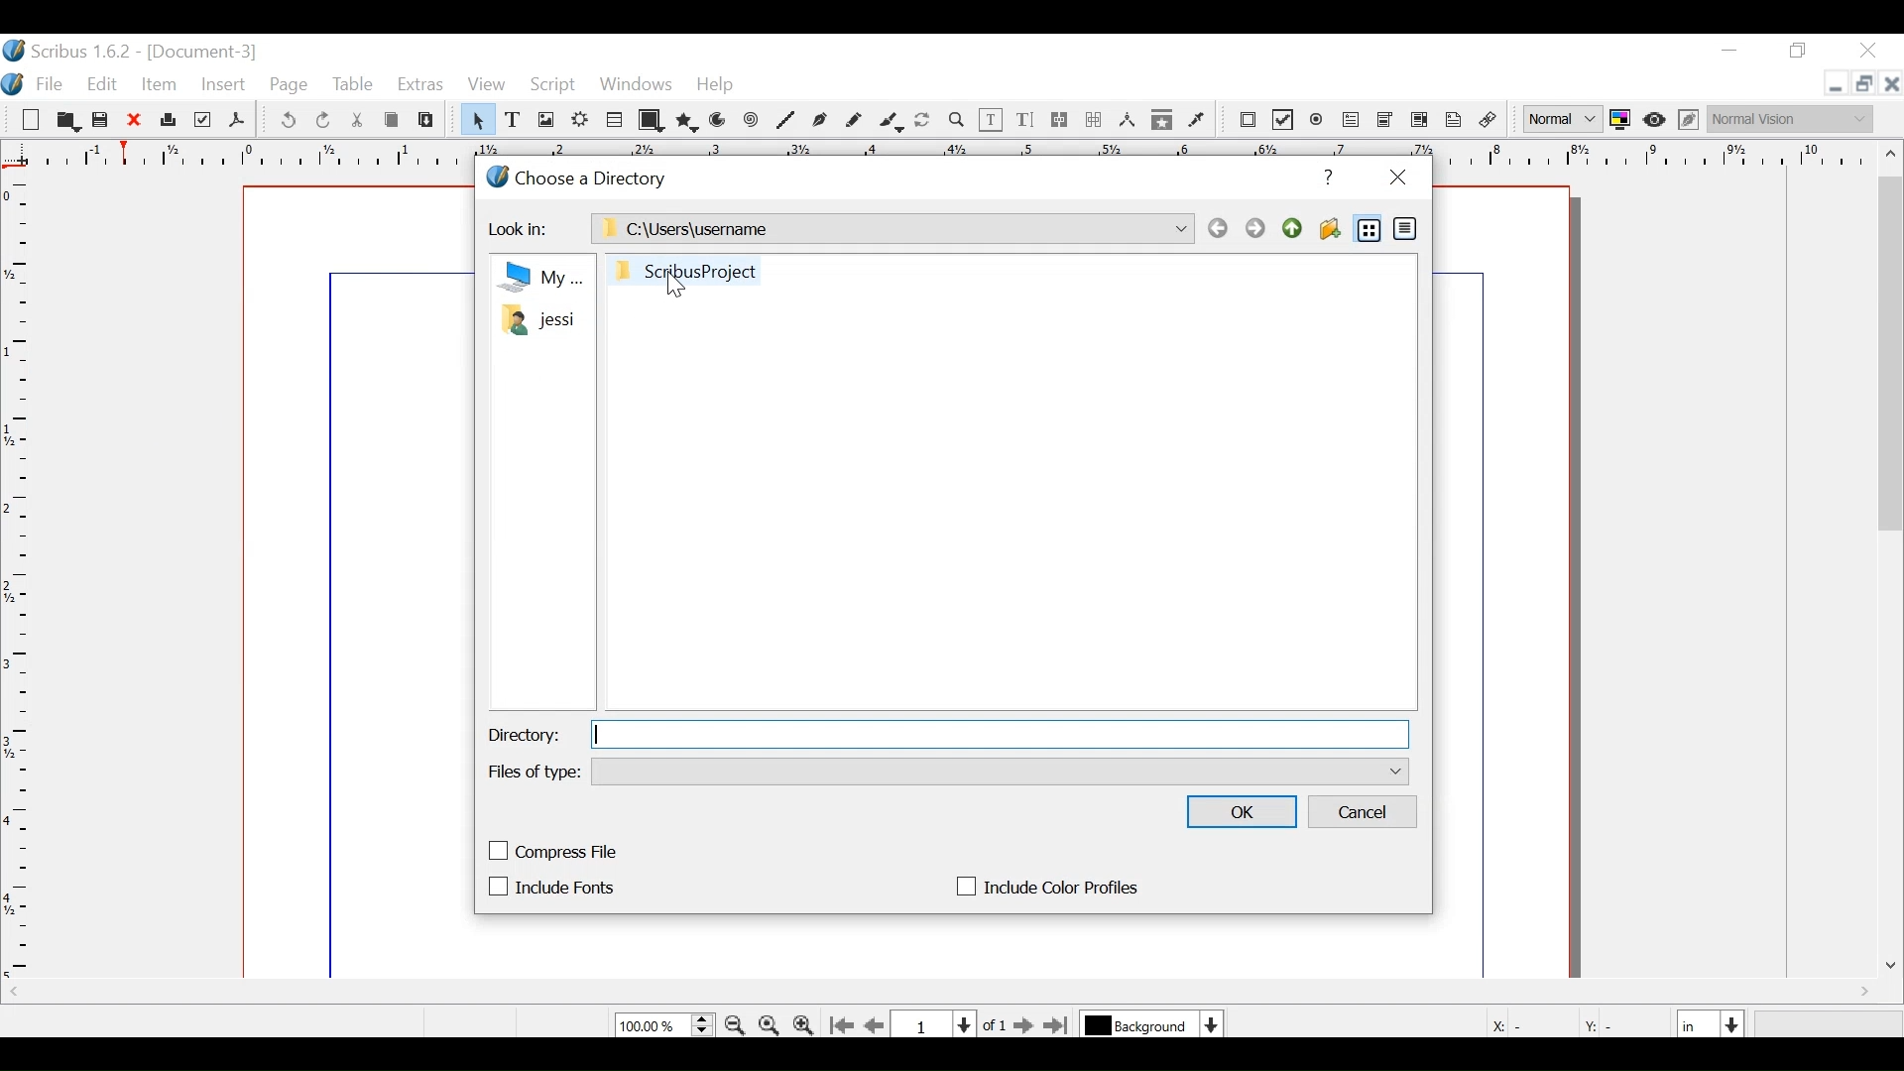  I want to click on PDF Combo Box , so click(1387, 122).